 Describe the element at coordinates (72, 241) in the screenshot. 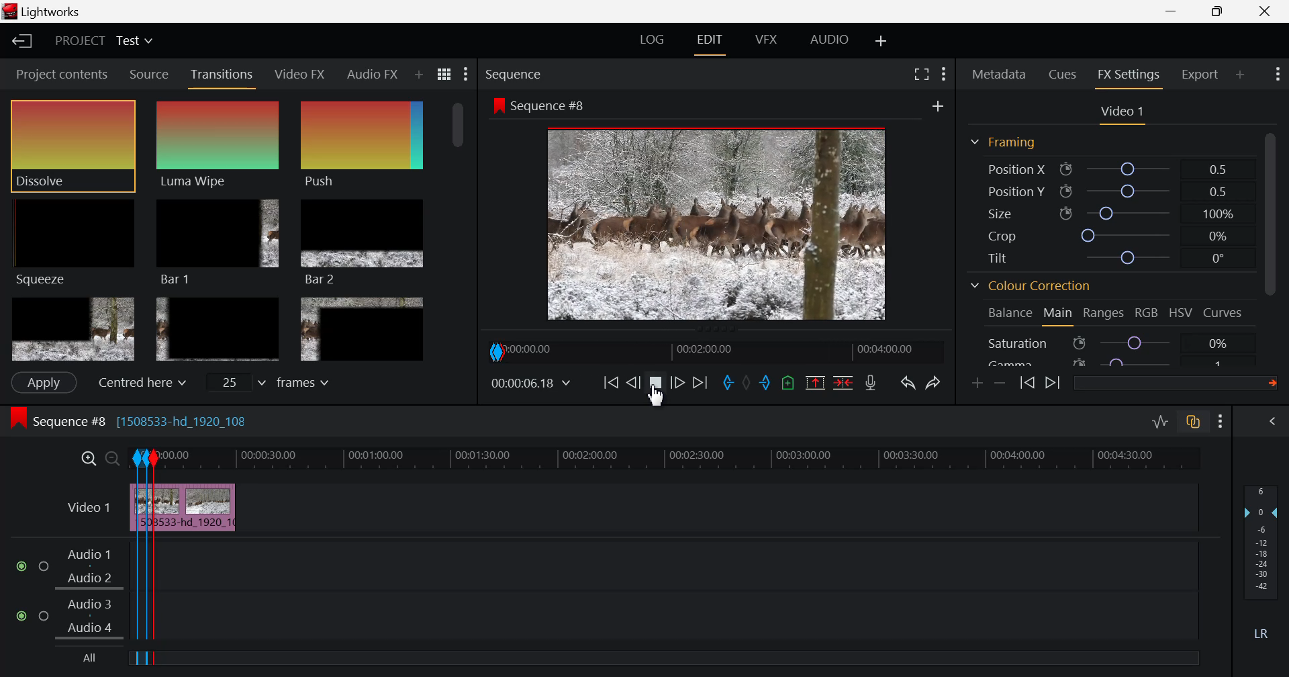

I see `Squeeze` at that location.